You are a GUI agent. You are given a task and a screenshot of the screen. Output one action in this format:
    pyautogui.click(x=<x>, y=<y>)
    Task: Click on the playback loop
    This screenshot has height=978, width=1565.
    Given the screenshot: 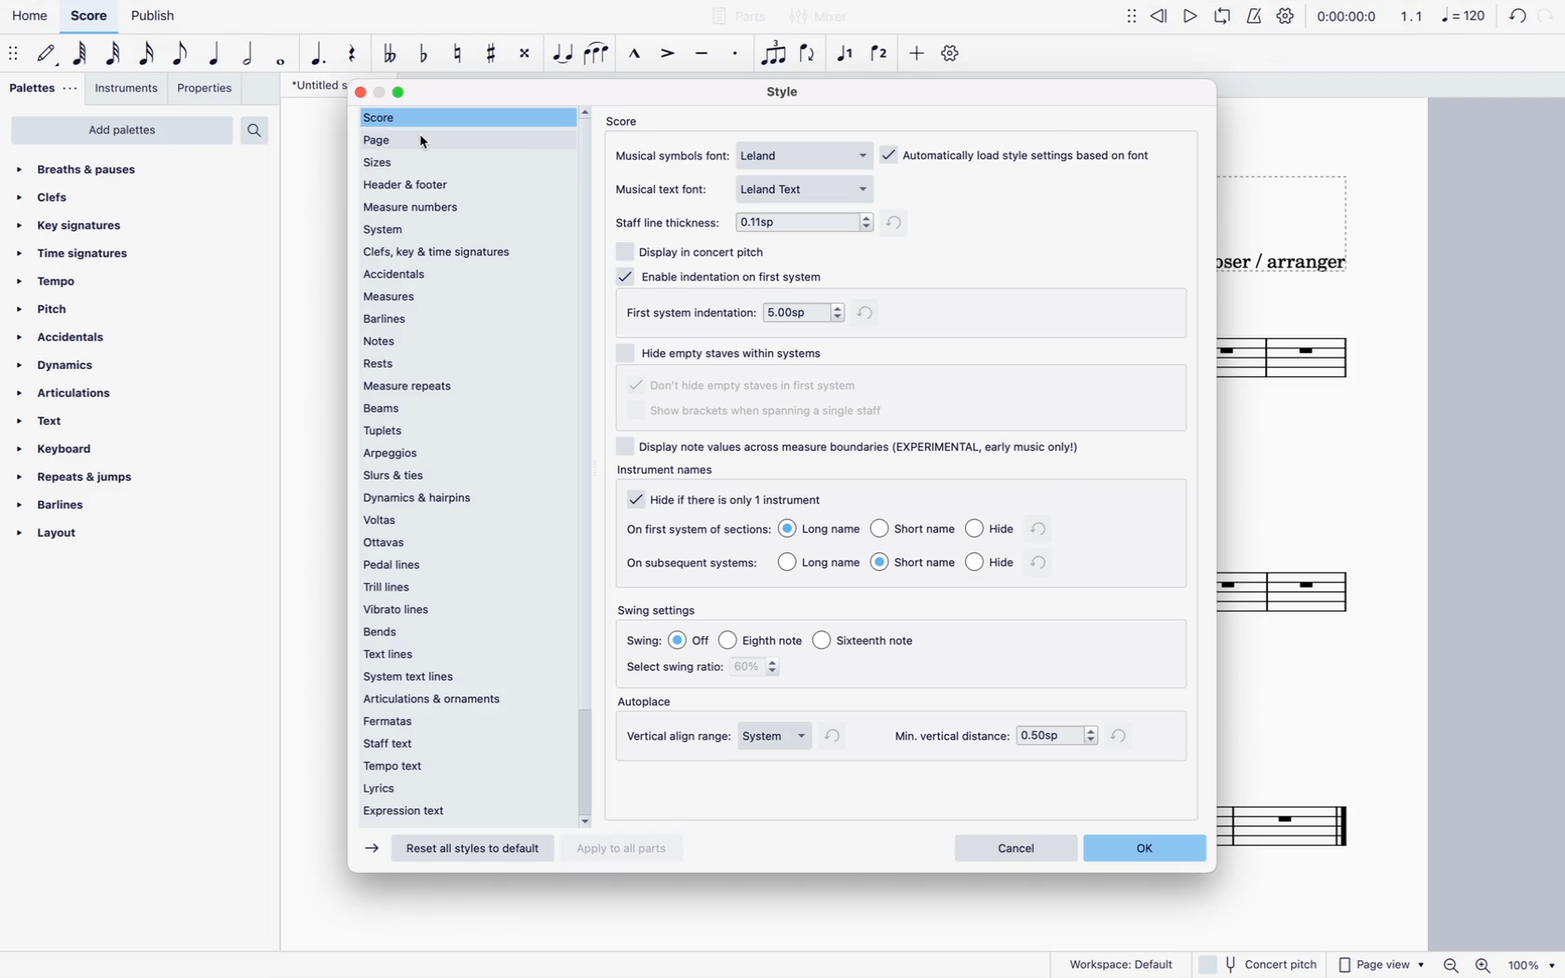 What is the action you would take?
    pyautogui.click(x=1226, y=19)
    